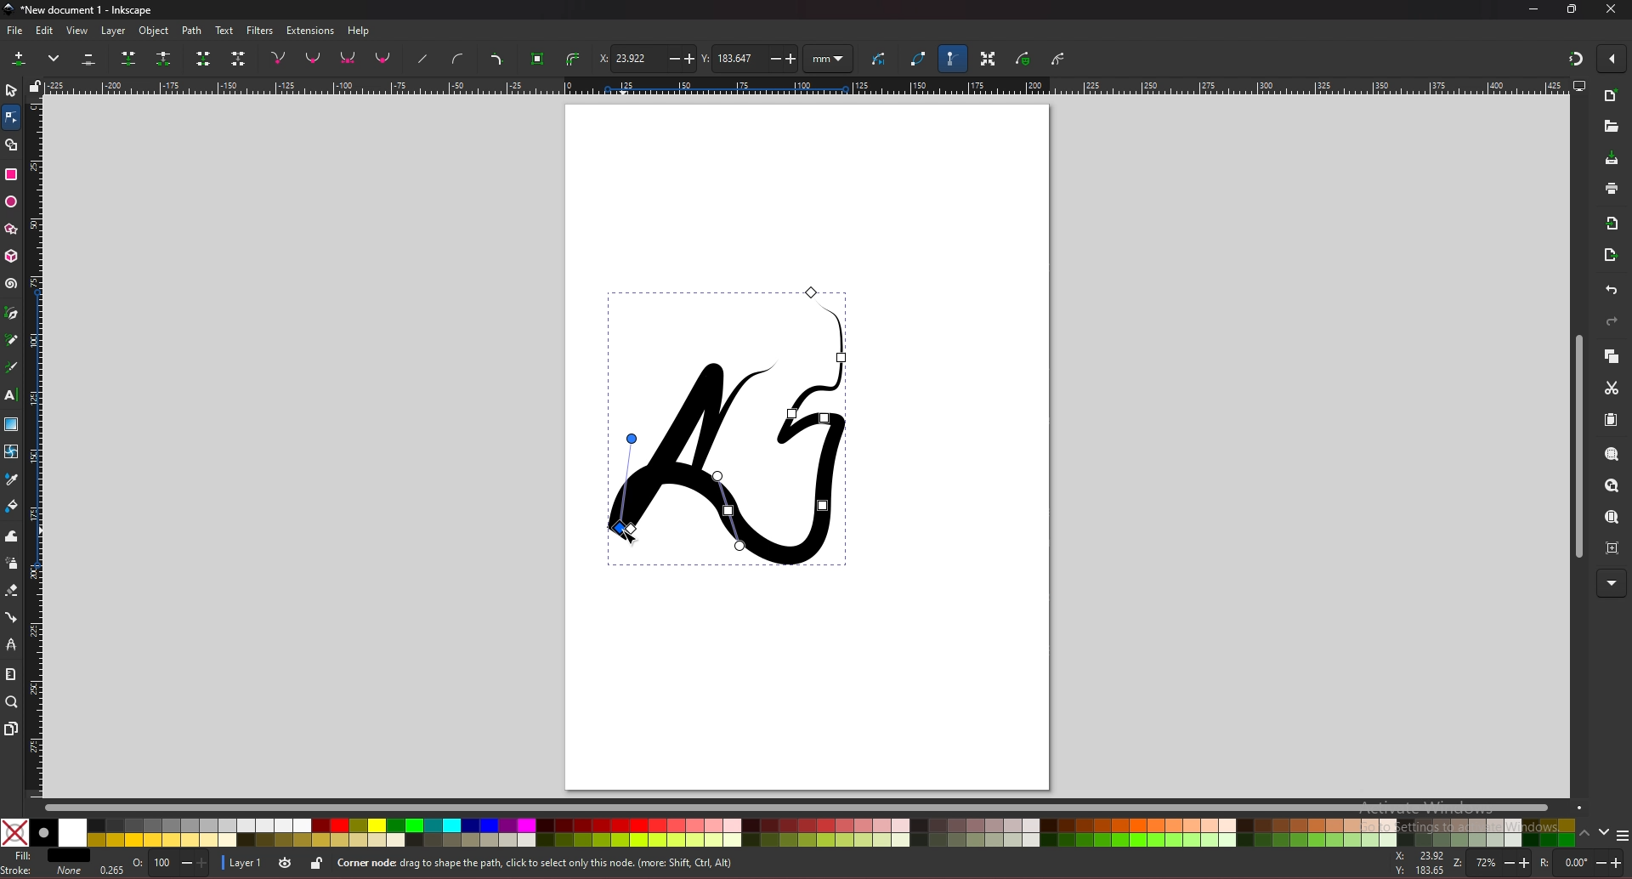 The image size is (1632, 879). What do you see at coordinates (311, 31) in the screenshot?
I see `extensions` at bounding box center [311, 31].